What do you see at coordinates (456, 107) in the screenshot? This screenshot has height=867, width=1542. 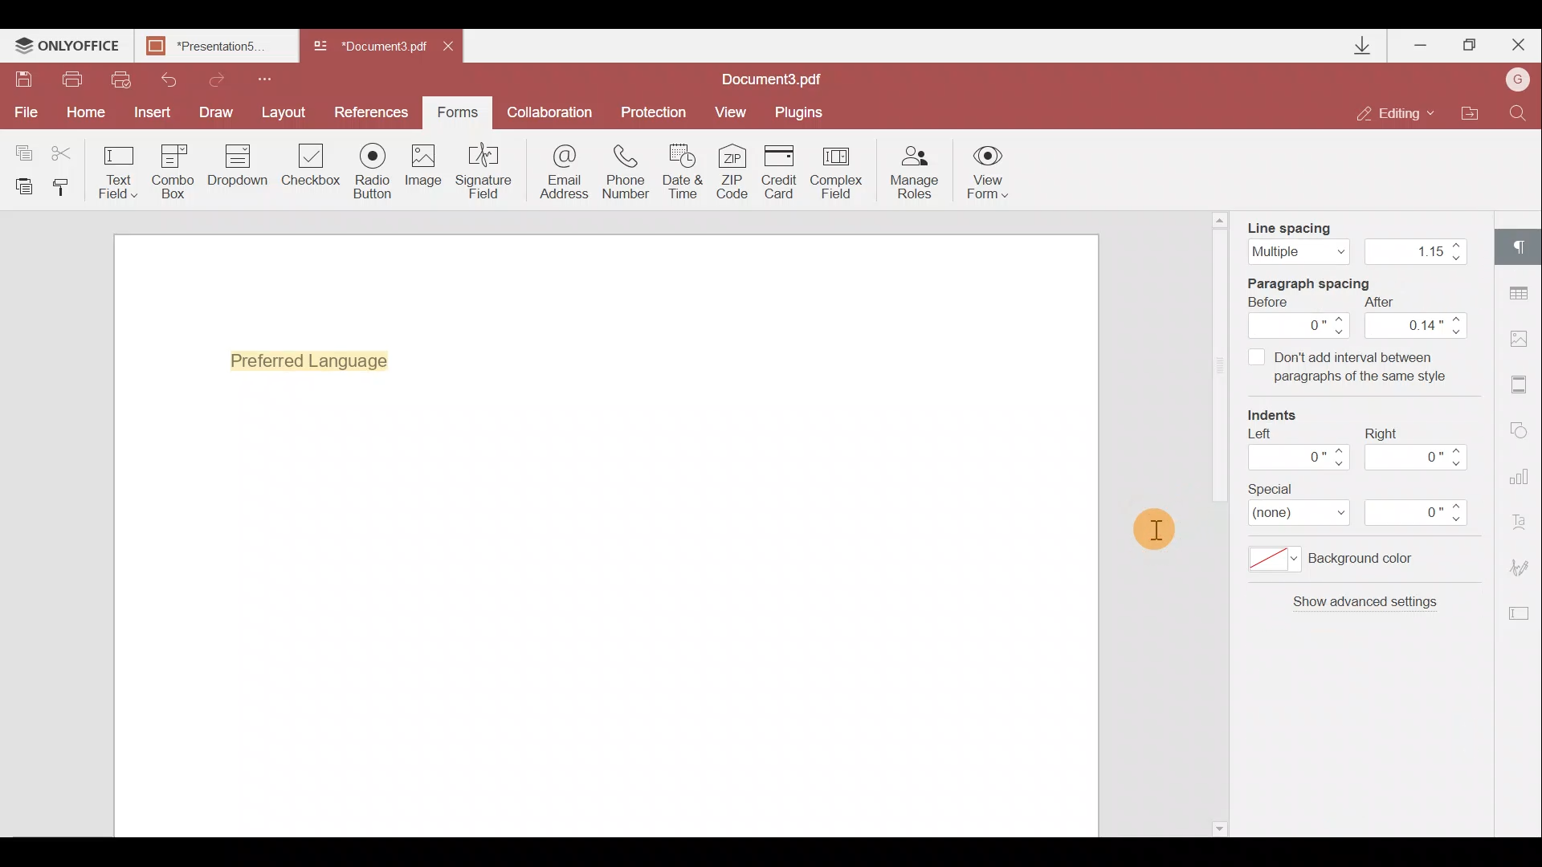 I see `Forms` at bounding box center [456, 107].